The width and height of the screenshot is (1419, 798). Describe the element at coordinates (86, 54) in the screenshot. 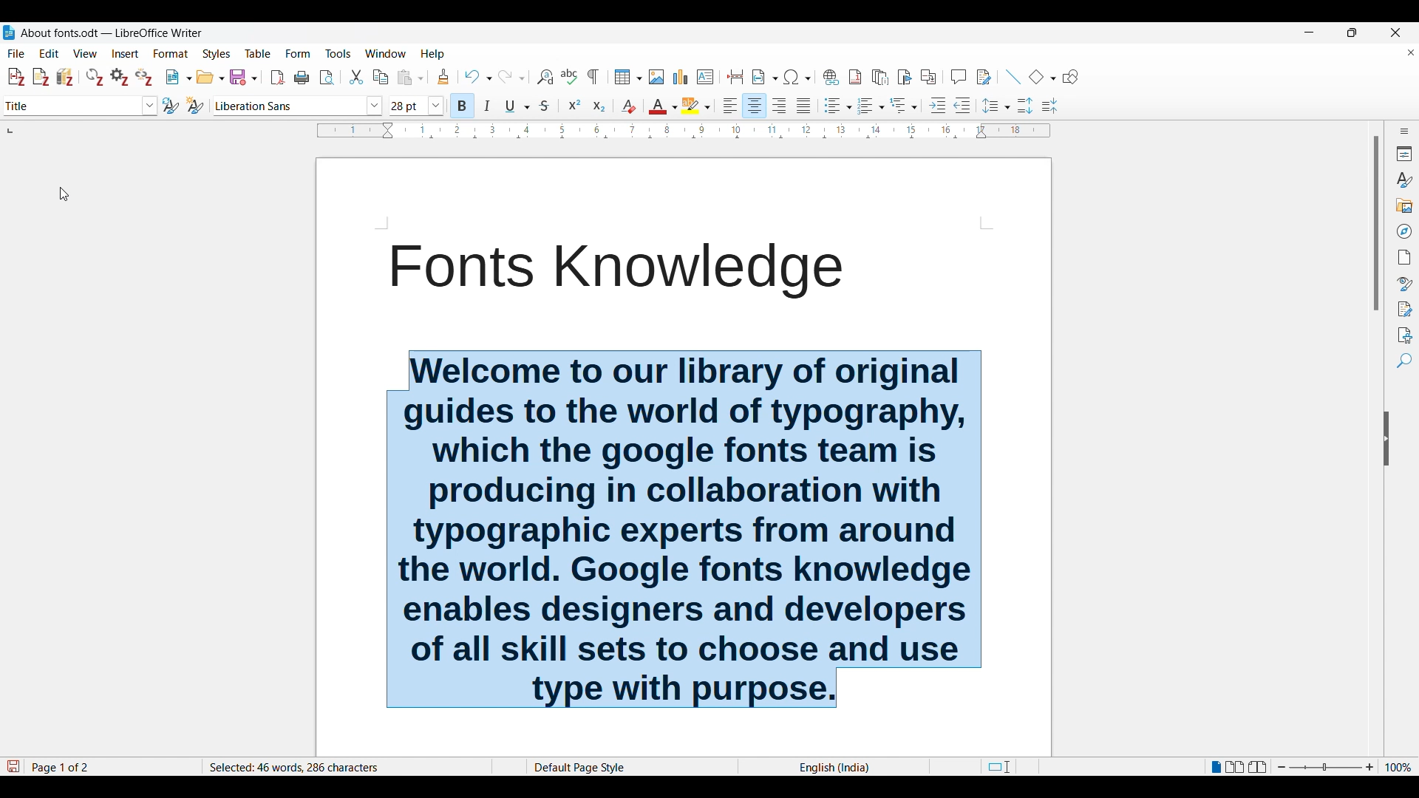

I see `View menu` at that location.